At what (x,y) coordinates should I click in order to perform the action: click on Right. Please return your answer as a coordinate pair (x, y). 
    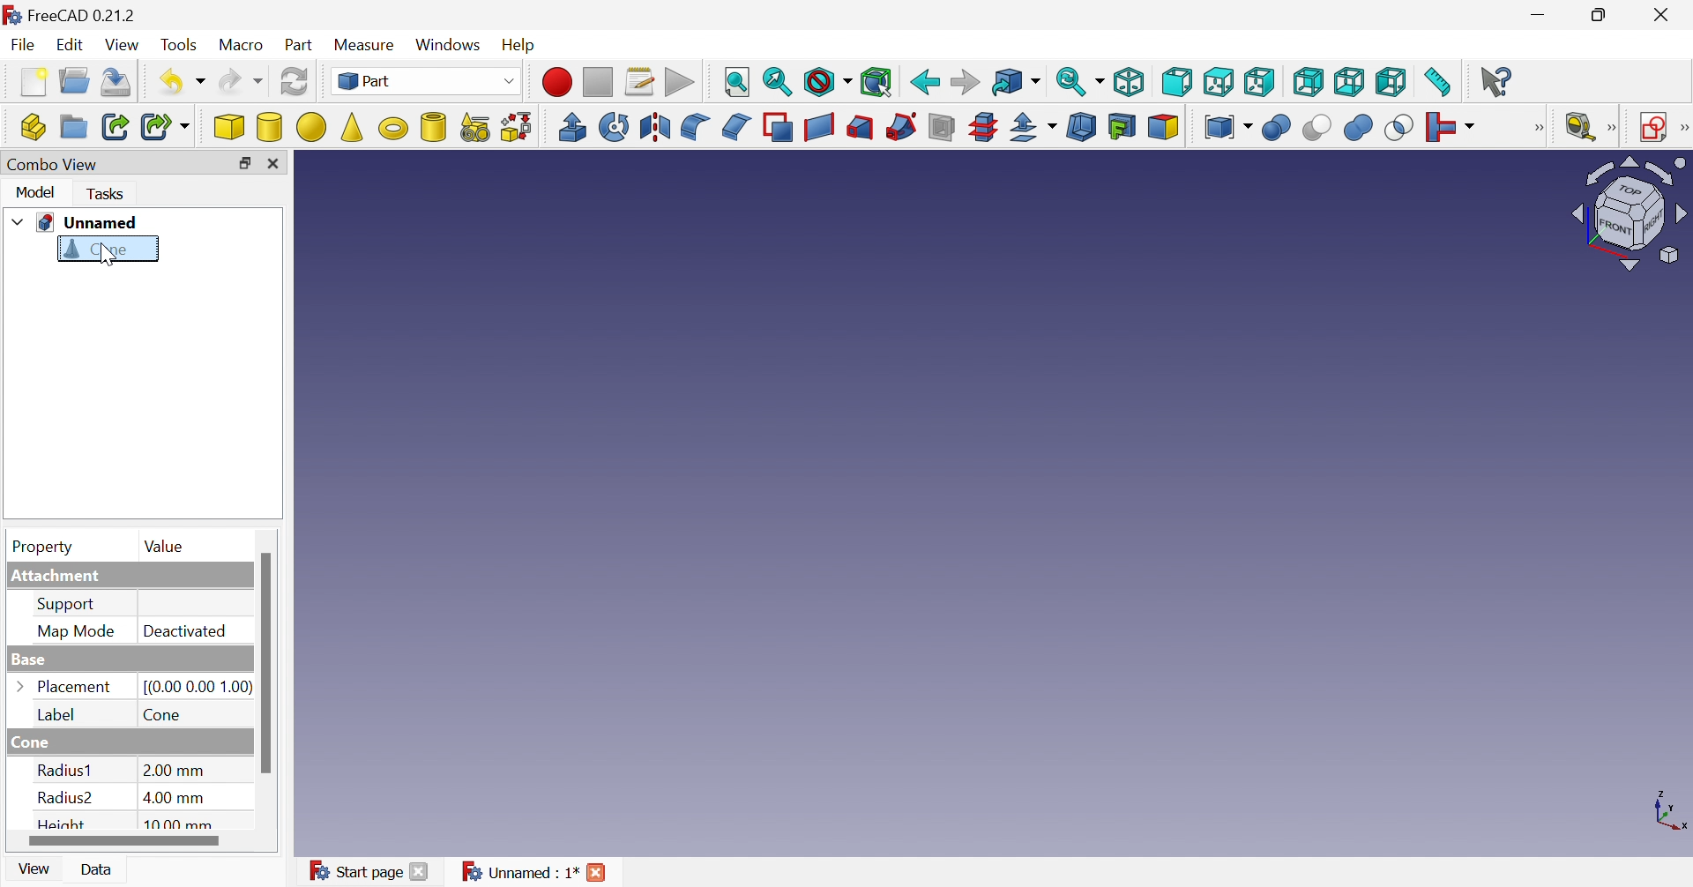
    Looking at the image, I should click on (1260, 82).